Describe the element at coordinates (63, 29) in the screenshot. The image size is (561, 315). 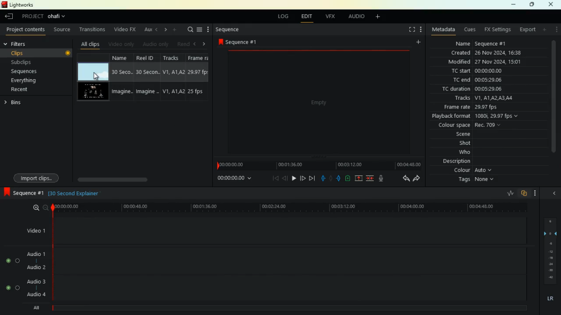
I see `source` at that location.